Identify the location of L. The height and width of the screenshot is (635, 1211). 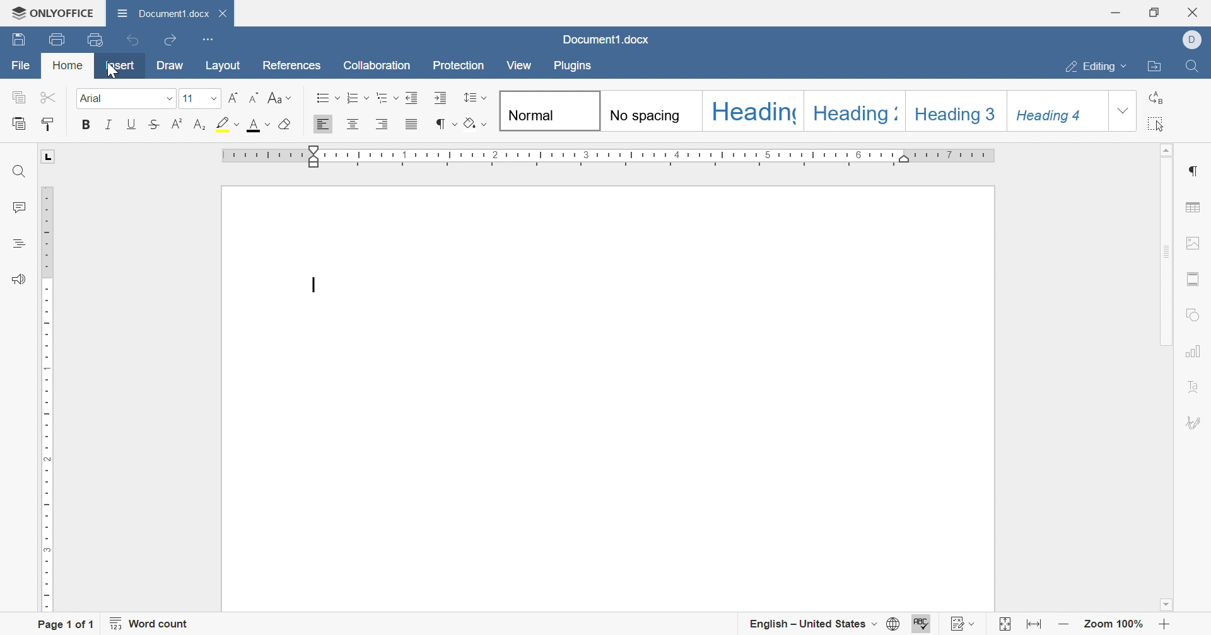
(49, 157).